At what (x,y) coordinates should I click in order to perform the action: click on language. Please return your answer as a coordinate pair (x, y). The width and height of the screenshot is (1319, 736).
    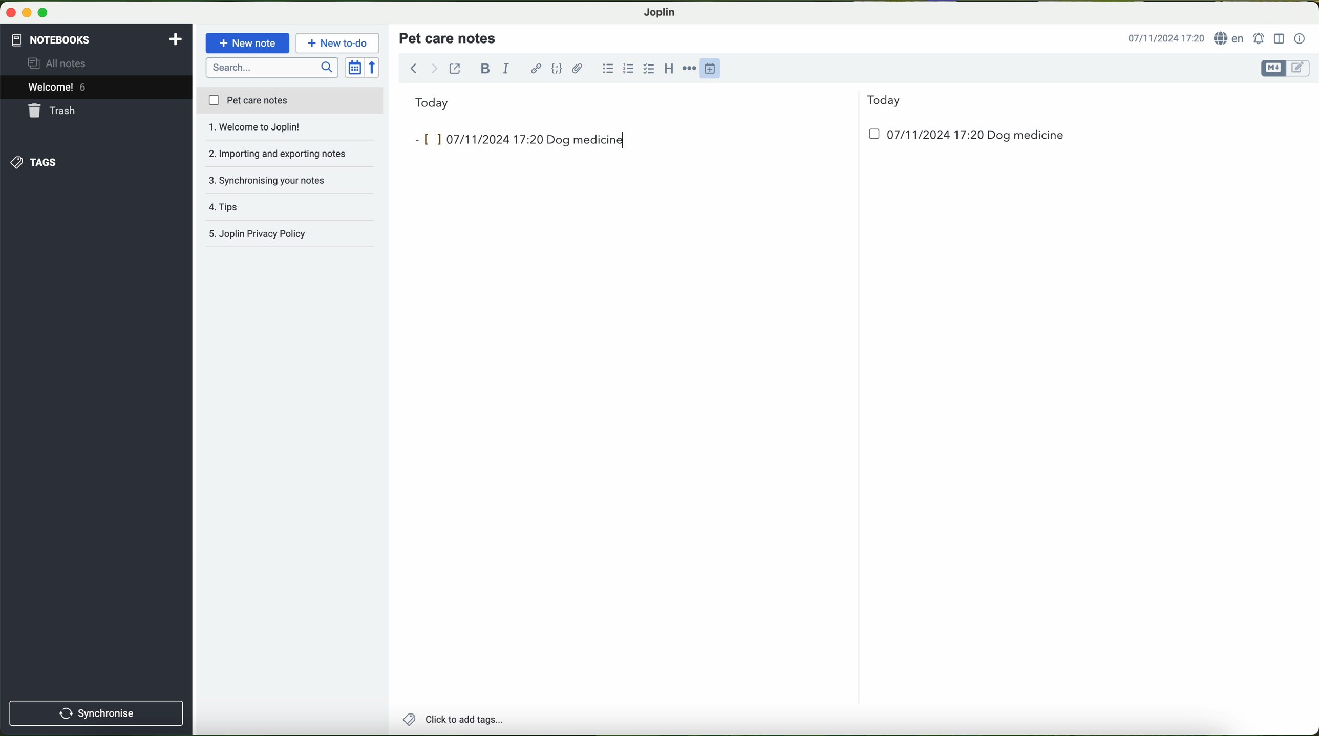
    Looking at the image, I should click on (1231, 39).